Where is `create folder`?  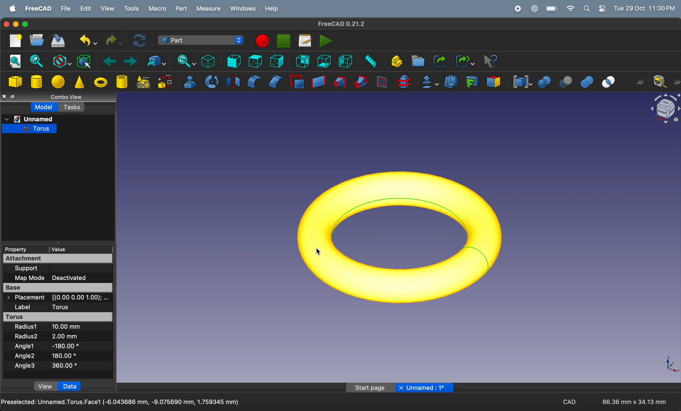
create folder is located at coordinates (418, 61).